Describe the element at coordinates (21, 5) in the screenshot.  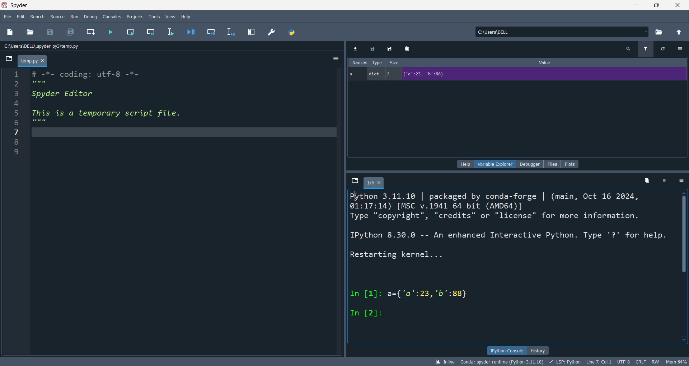
I see `spyder` at that location.